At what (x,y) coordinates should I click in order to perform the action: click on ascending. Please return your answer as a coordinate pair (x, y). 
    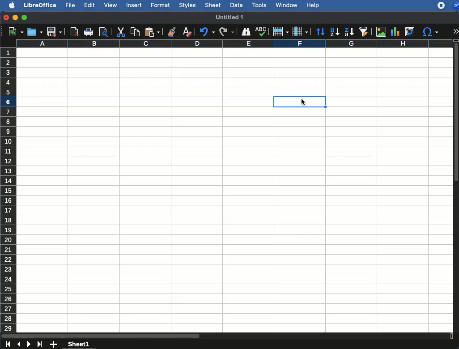
    Looking at the image, I should click on (335, 31).